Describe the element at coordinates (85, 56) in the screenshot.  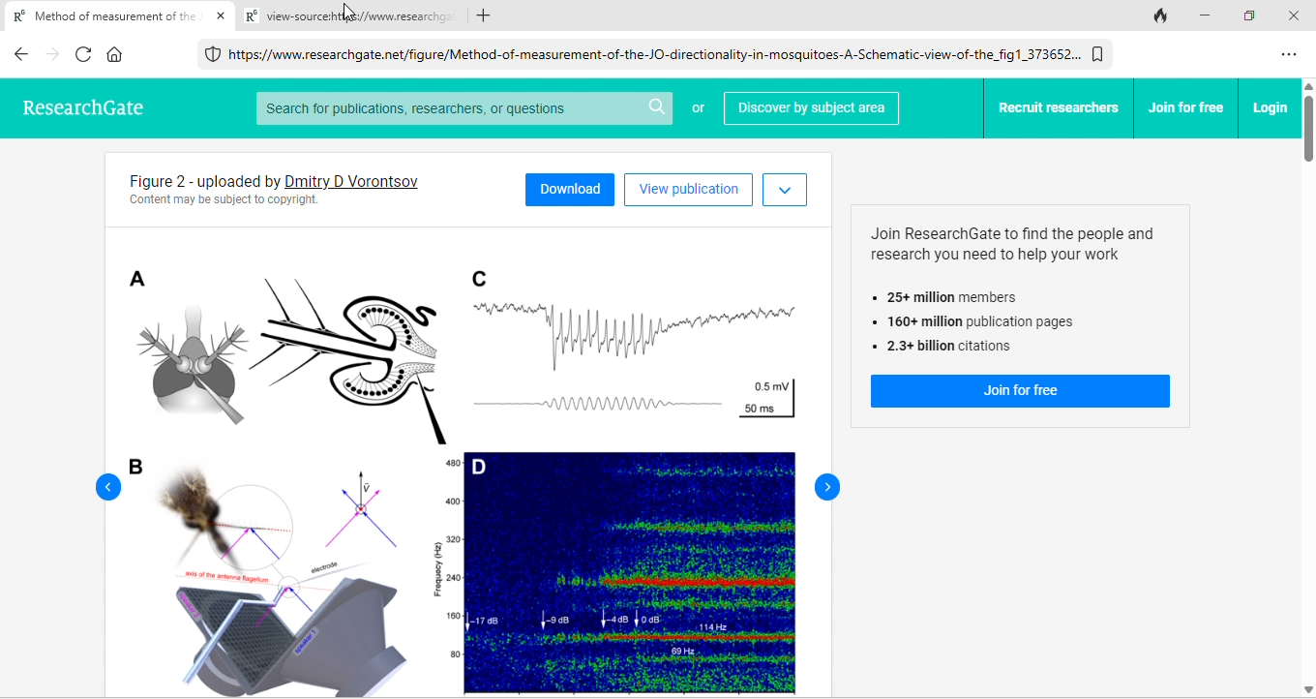
I see `reload` at that location.